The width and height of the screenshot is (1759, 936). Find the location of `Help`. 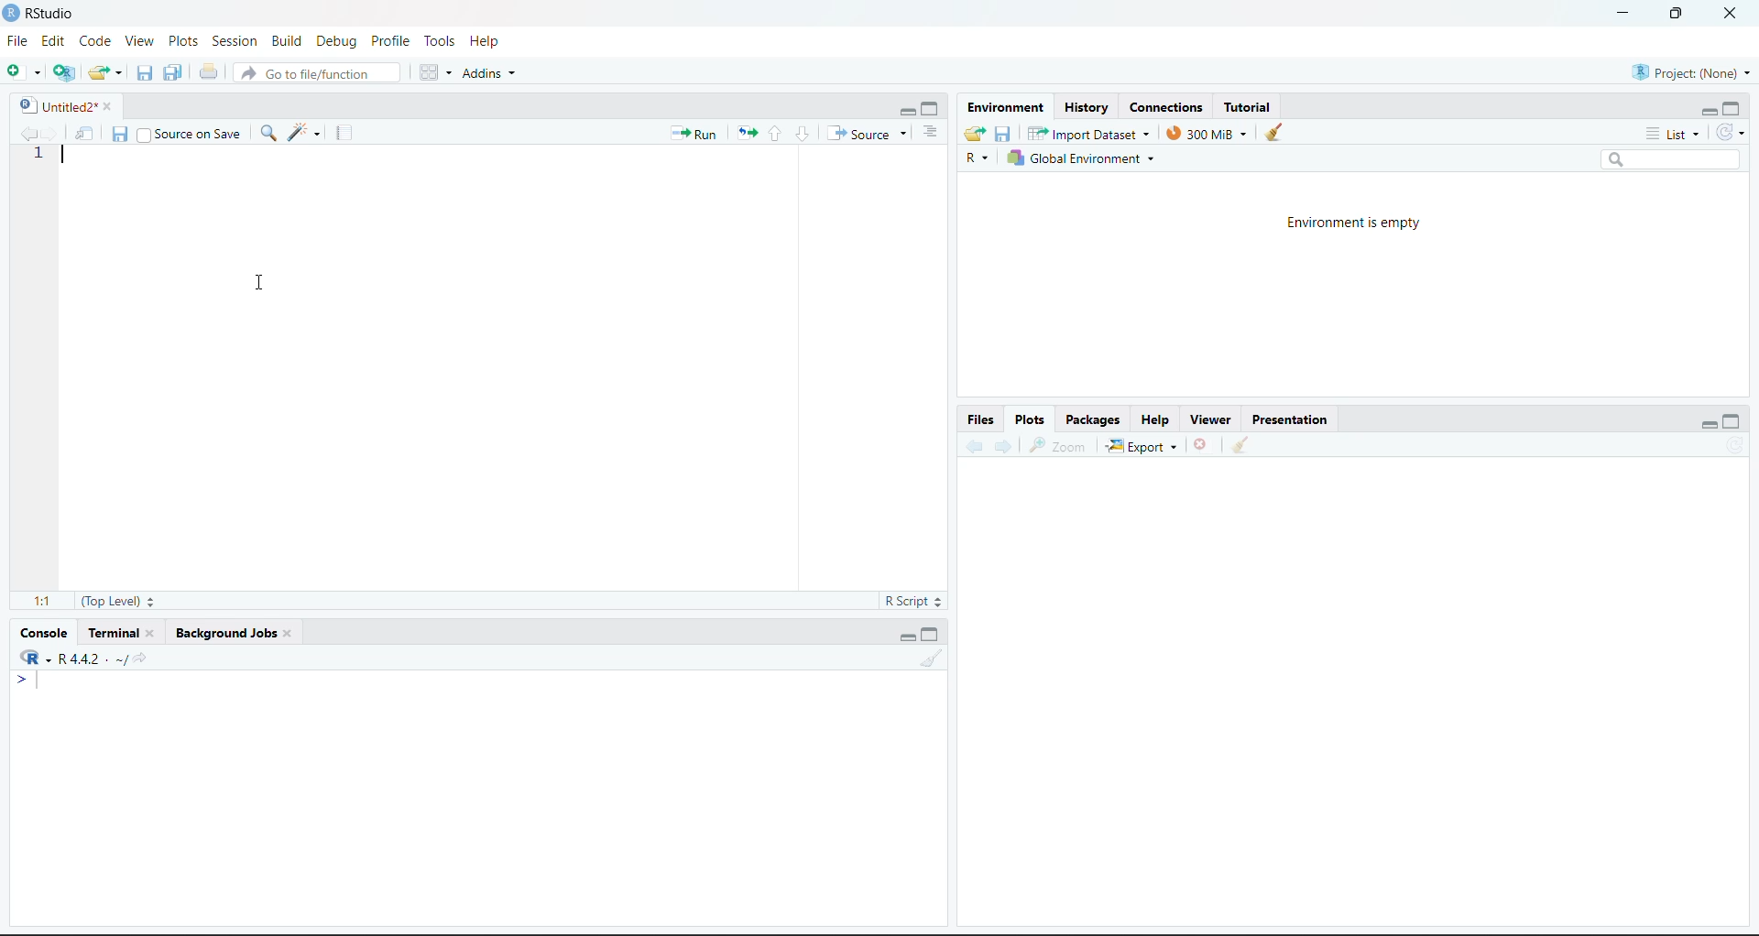

Help is located at coordinates (1159, 418).